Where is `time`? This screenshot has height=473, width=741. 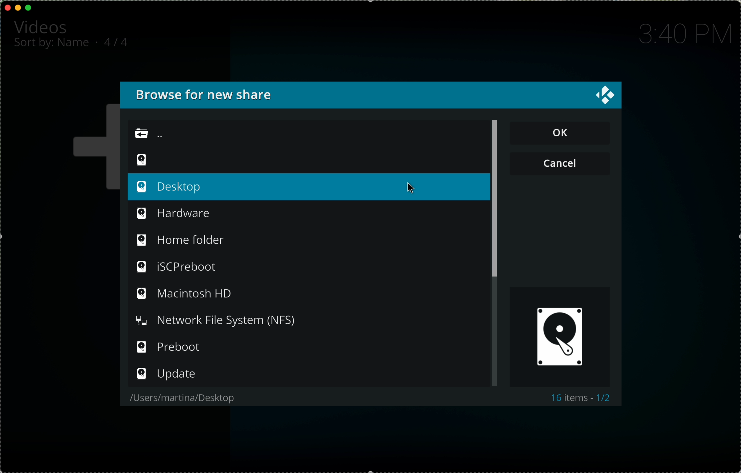 time is located at coordinates (683, 34).